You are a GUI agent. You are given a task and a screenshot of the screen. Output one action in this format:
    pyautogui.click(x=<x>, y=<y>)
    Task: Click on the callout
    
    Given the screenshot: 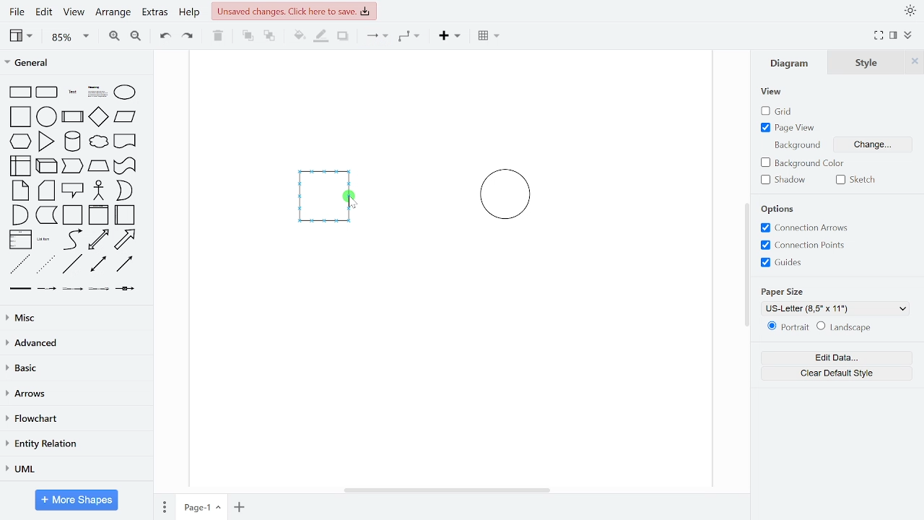 What is the action you would take?
    pyautogui.click(x=74, y=191)
    